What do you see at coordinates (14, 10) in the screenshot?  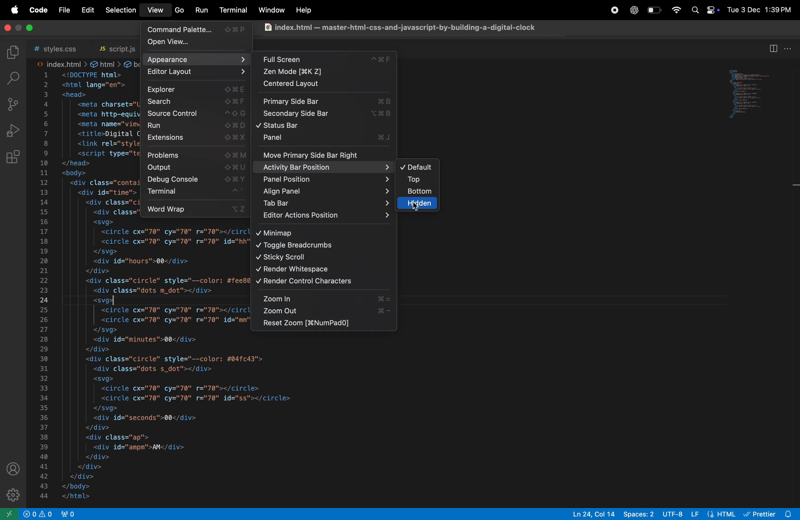 I see `apple menu` at bounding box center [14, 10].